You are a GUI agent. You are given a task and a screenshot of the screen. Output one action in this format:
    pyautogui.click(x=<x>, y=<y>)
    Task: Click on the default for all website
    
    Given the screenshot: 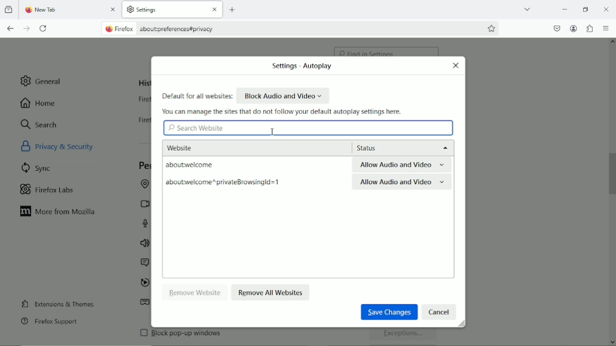 What is the action you would take?
    pyautogui.click(x=197, y=96)
    